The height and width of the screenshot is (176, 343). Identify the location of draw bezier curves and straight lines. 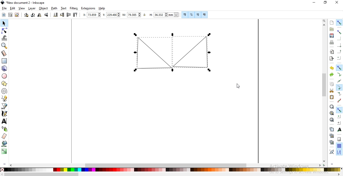
(5, 107).